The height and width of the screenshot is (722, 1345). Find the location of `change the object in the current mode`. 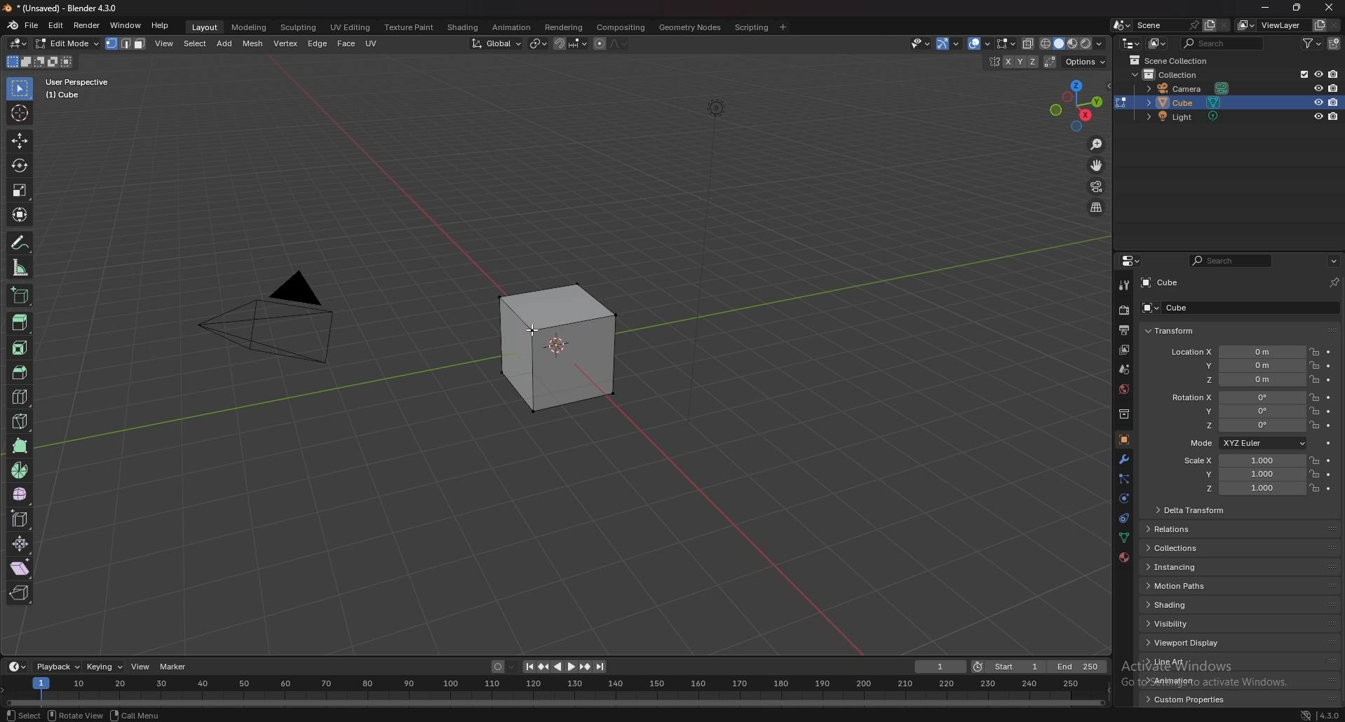

change the object in the current mode is located at coordinates (1121, 102).